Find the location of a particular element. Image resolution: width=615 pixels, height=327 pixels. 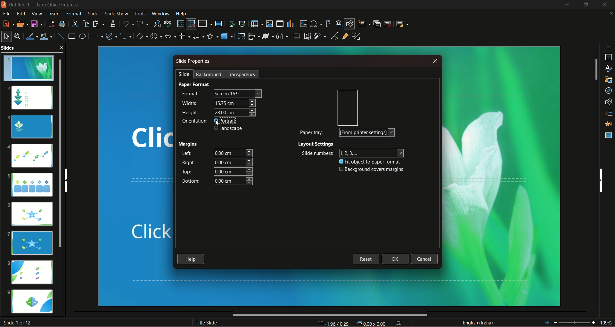

insert is located at coordinates (53, 13).